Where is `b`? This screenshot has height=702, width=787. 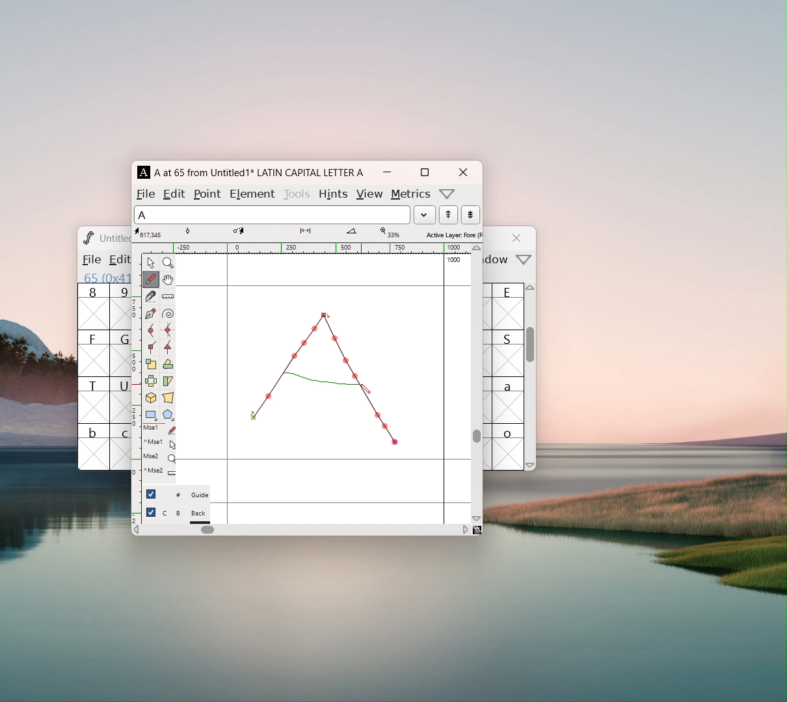
b is located at coordinates (94, 447).